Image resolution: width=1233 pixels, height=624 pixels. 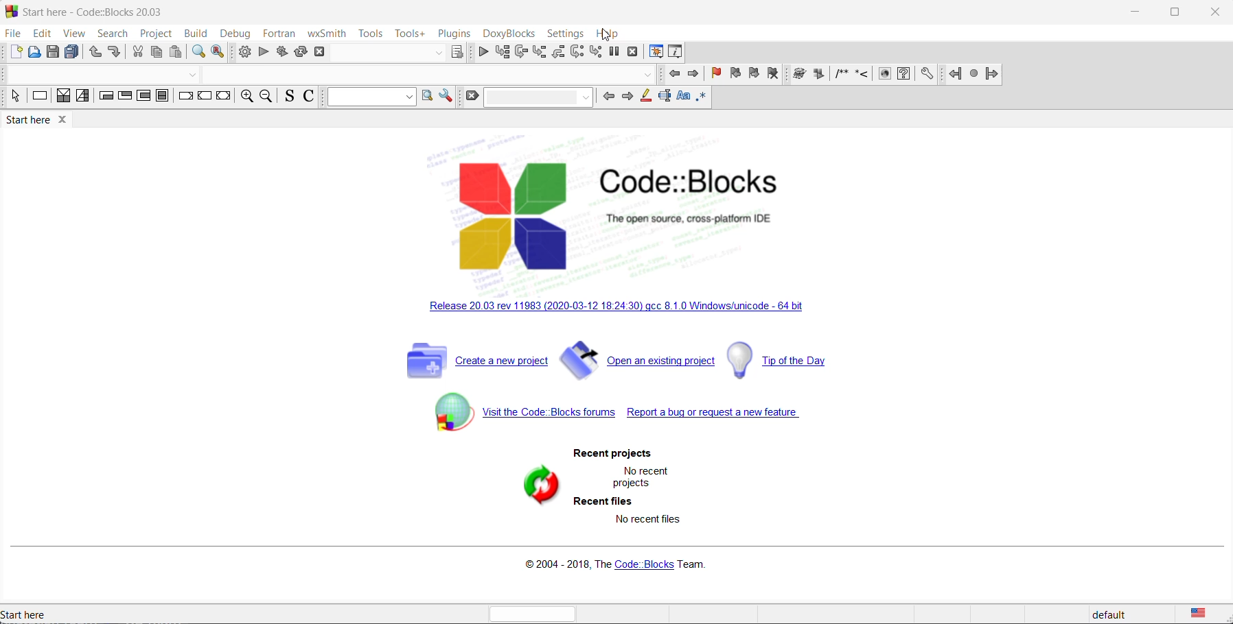 I want to click on step into, so click(x=542, y=52).